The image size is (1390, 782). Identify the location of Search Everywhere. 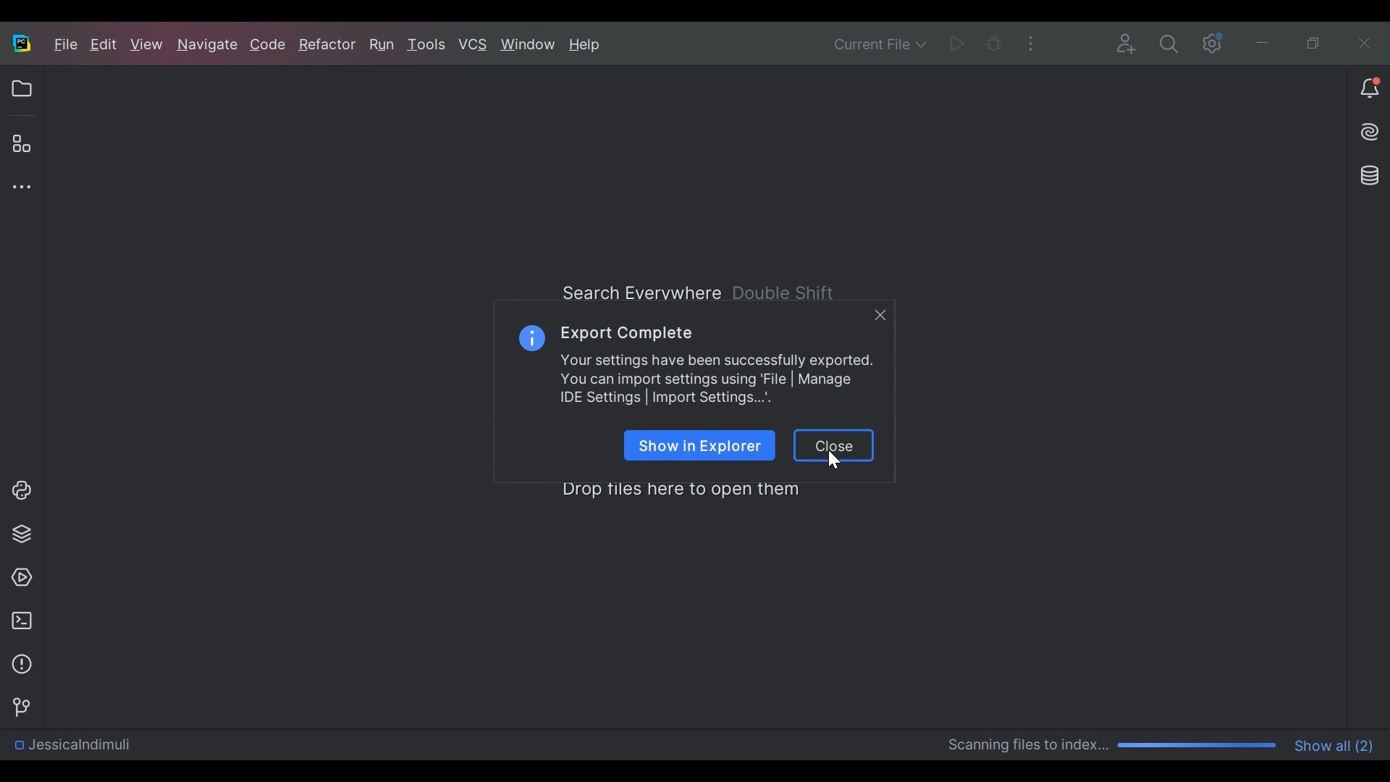
(702, 290).